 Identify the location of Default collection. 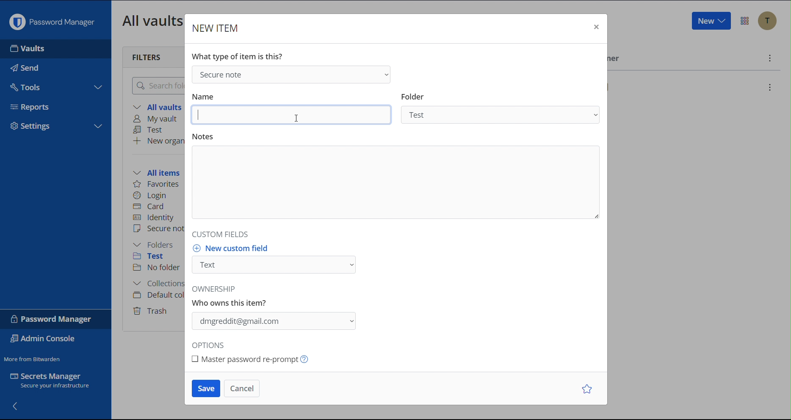
(157, 295).